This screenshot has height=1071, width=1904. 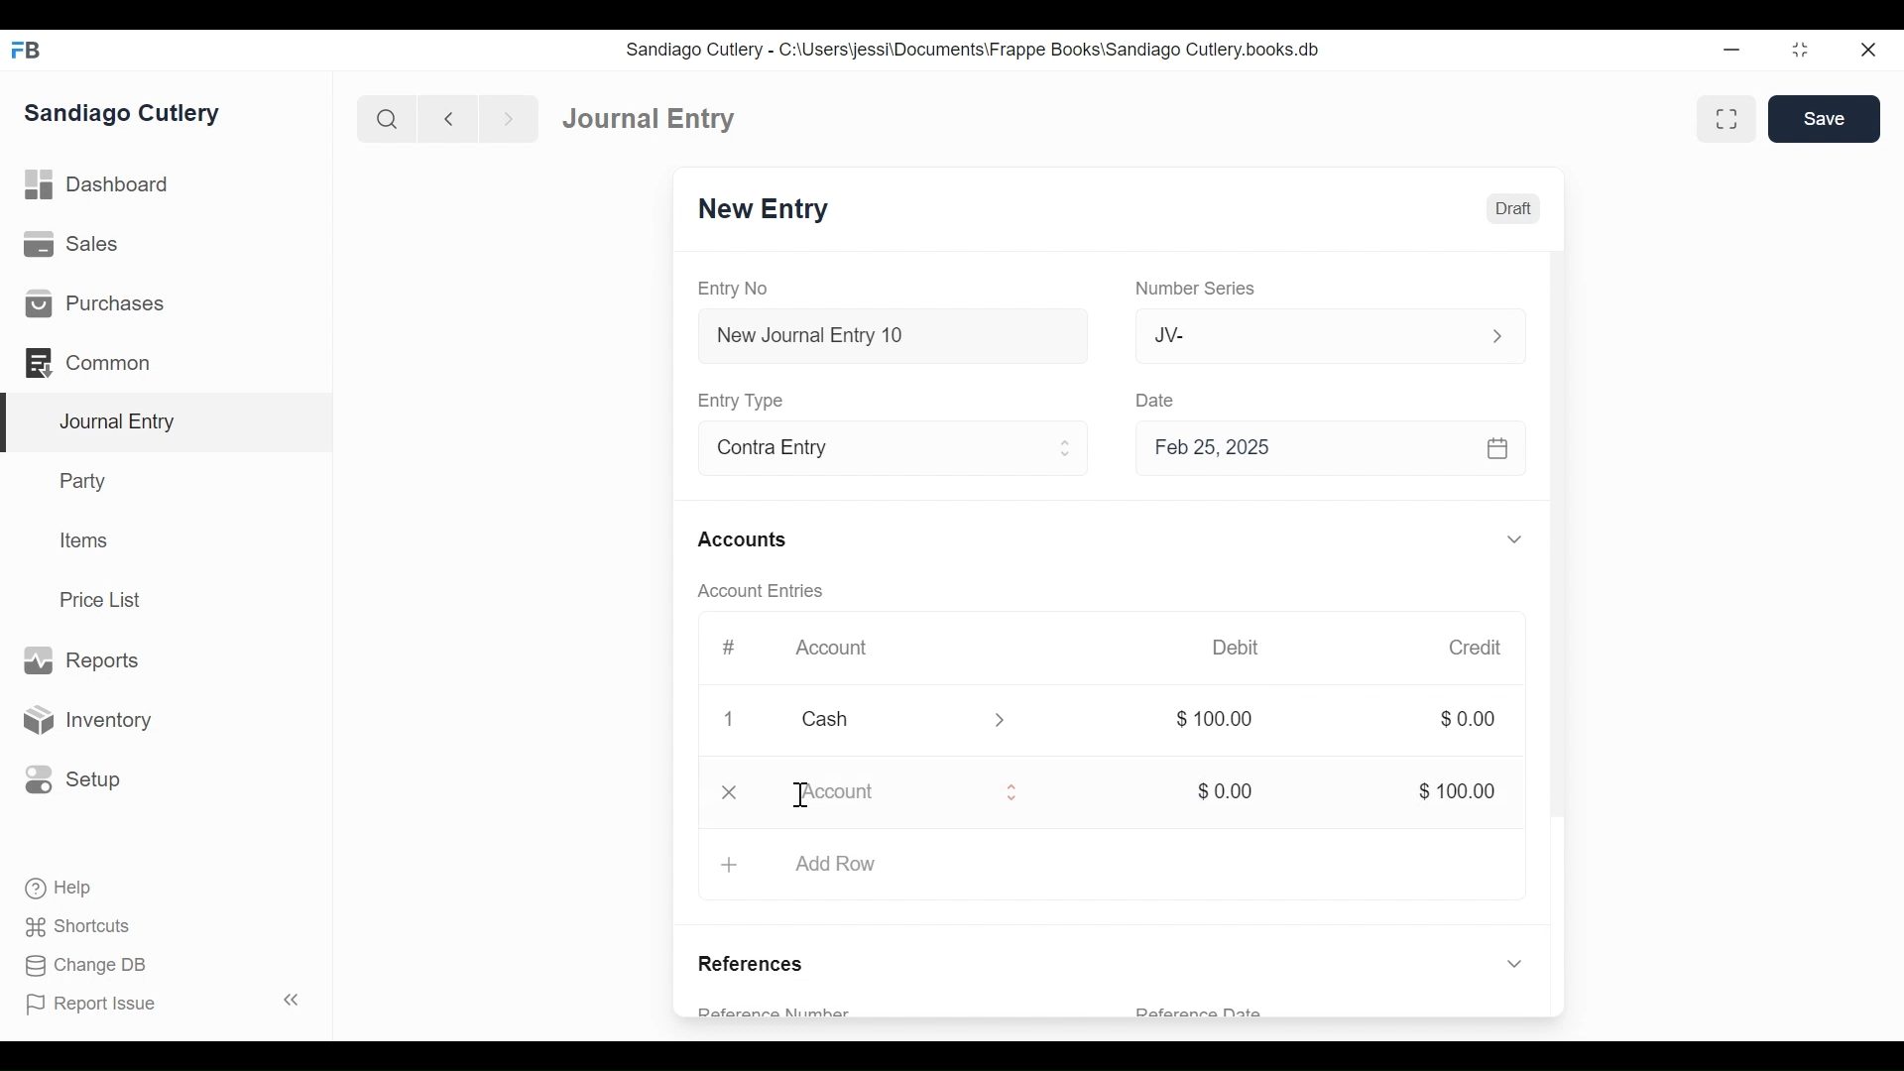 I want to click on $0.00, so click(x=1474, y=720).